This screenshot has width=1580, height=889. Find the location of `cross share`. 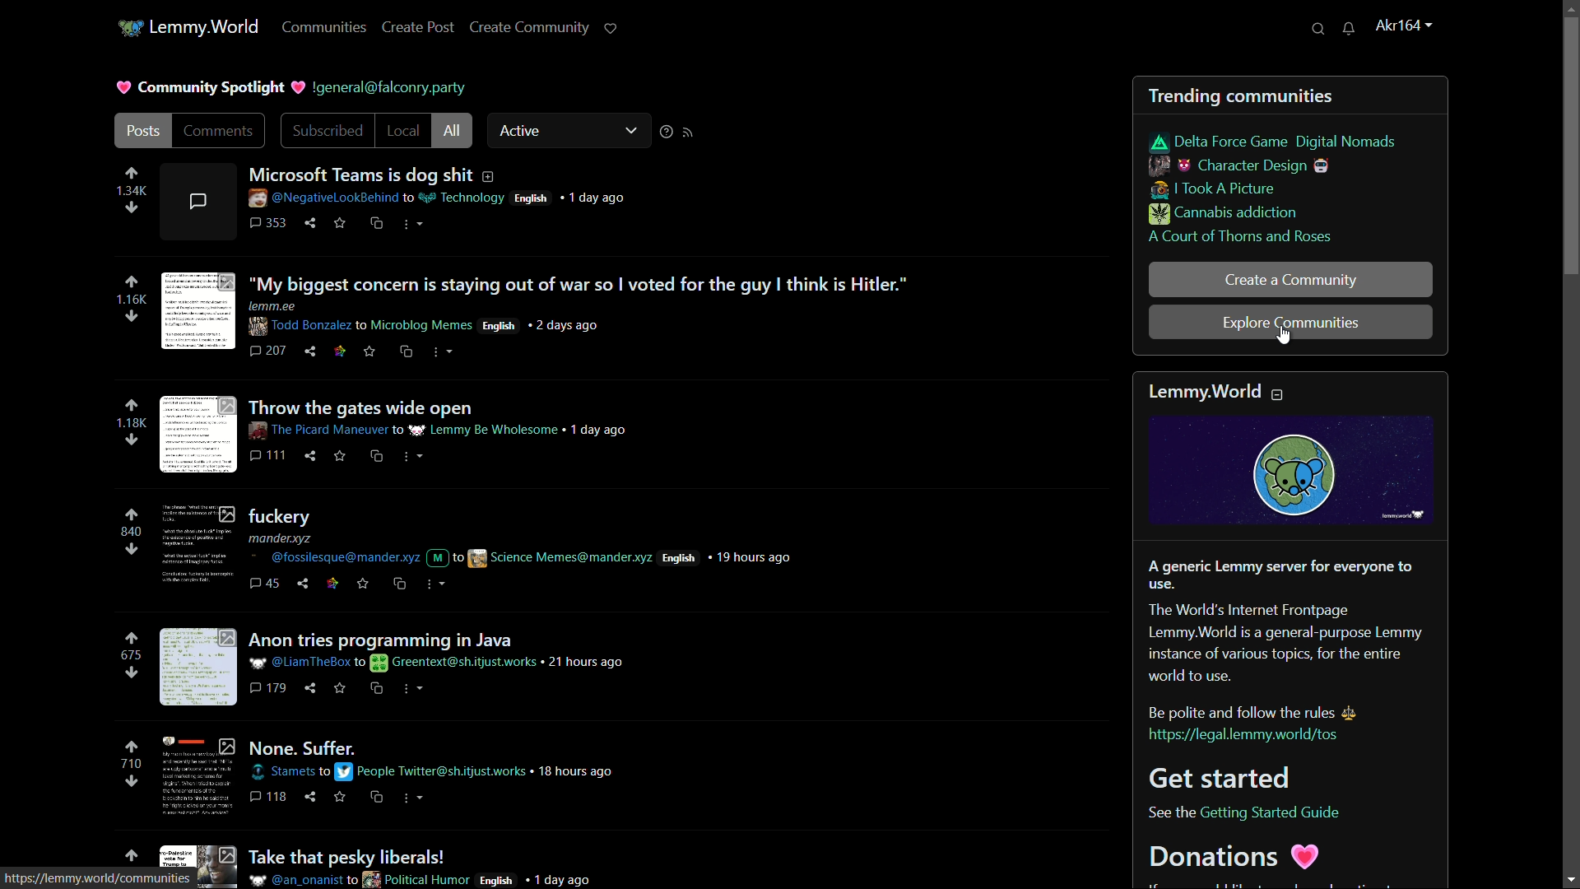

cross share is located at coordinates (375, 454).